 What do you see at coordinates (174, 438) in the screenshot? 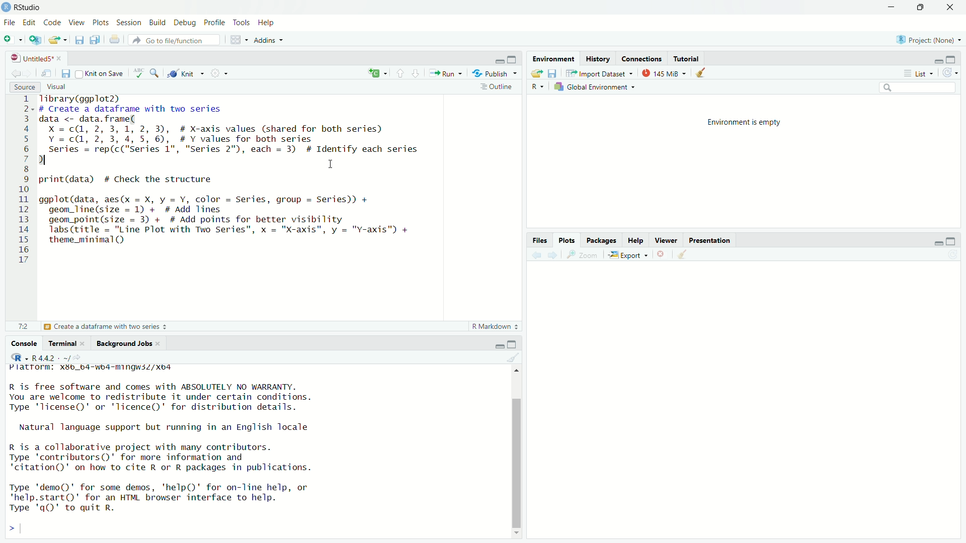
I see `Platform.xbb_b4 "" R is free software and comes with ABSOLUTELY NO WARRANTY.You are welcome to redistribute it under certain conditions.Type "license" or 'licence()' for distribution details.Natural language support but running in an English localeR is a collaborative project with many contributors.Type 'contributors()' for more information and"citation()" on how to cite R or R packages in publications.Type "demo()' for some demos, 'help()' for on-line help, or quit R` at bounding box center [174, 438].